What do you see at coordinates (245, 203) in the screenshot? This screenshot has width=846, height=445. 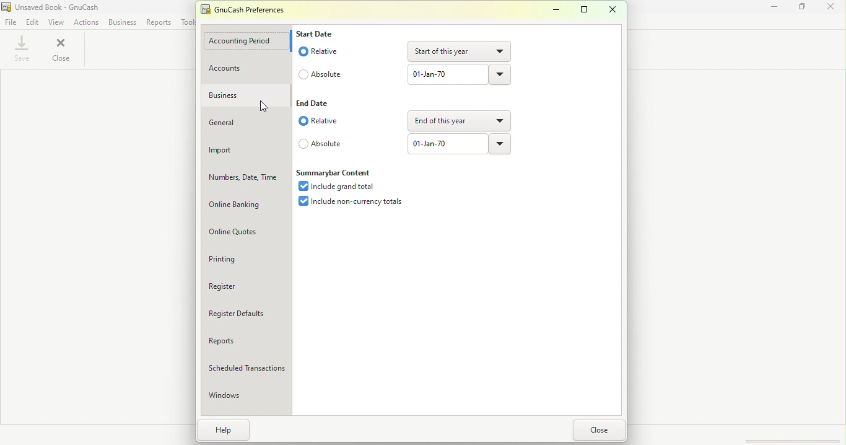 I see `Online Banking` at bounding box center [245, 203].